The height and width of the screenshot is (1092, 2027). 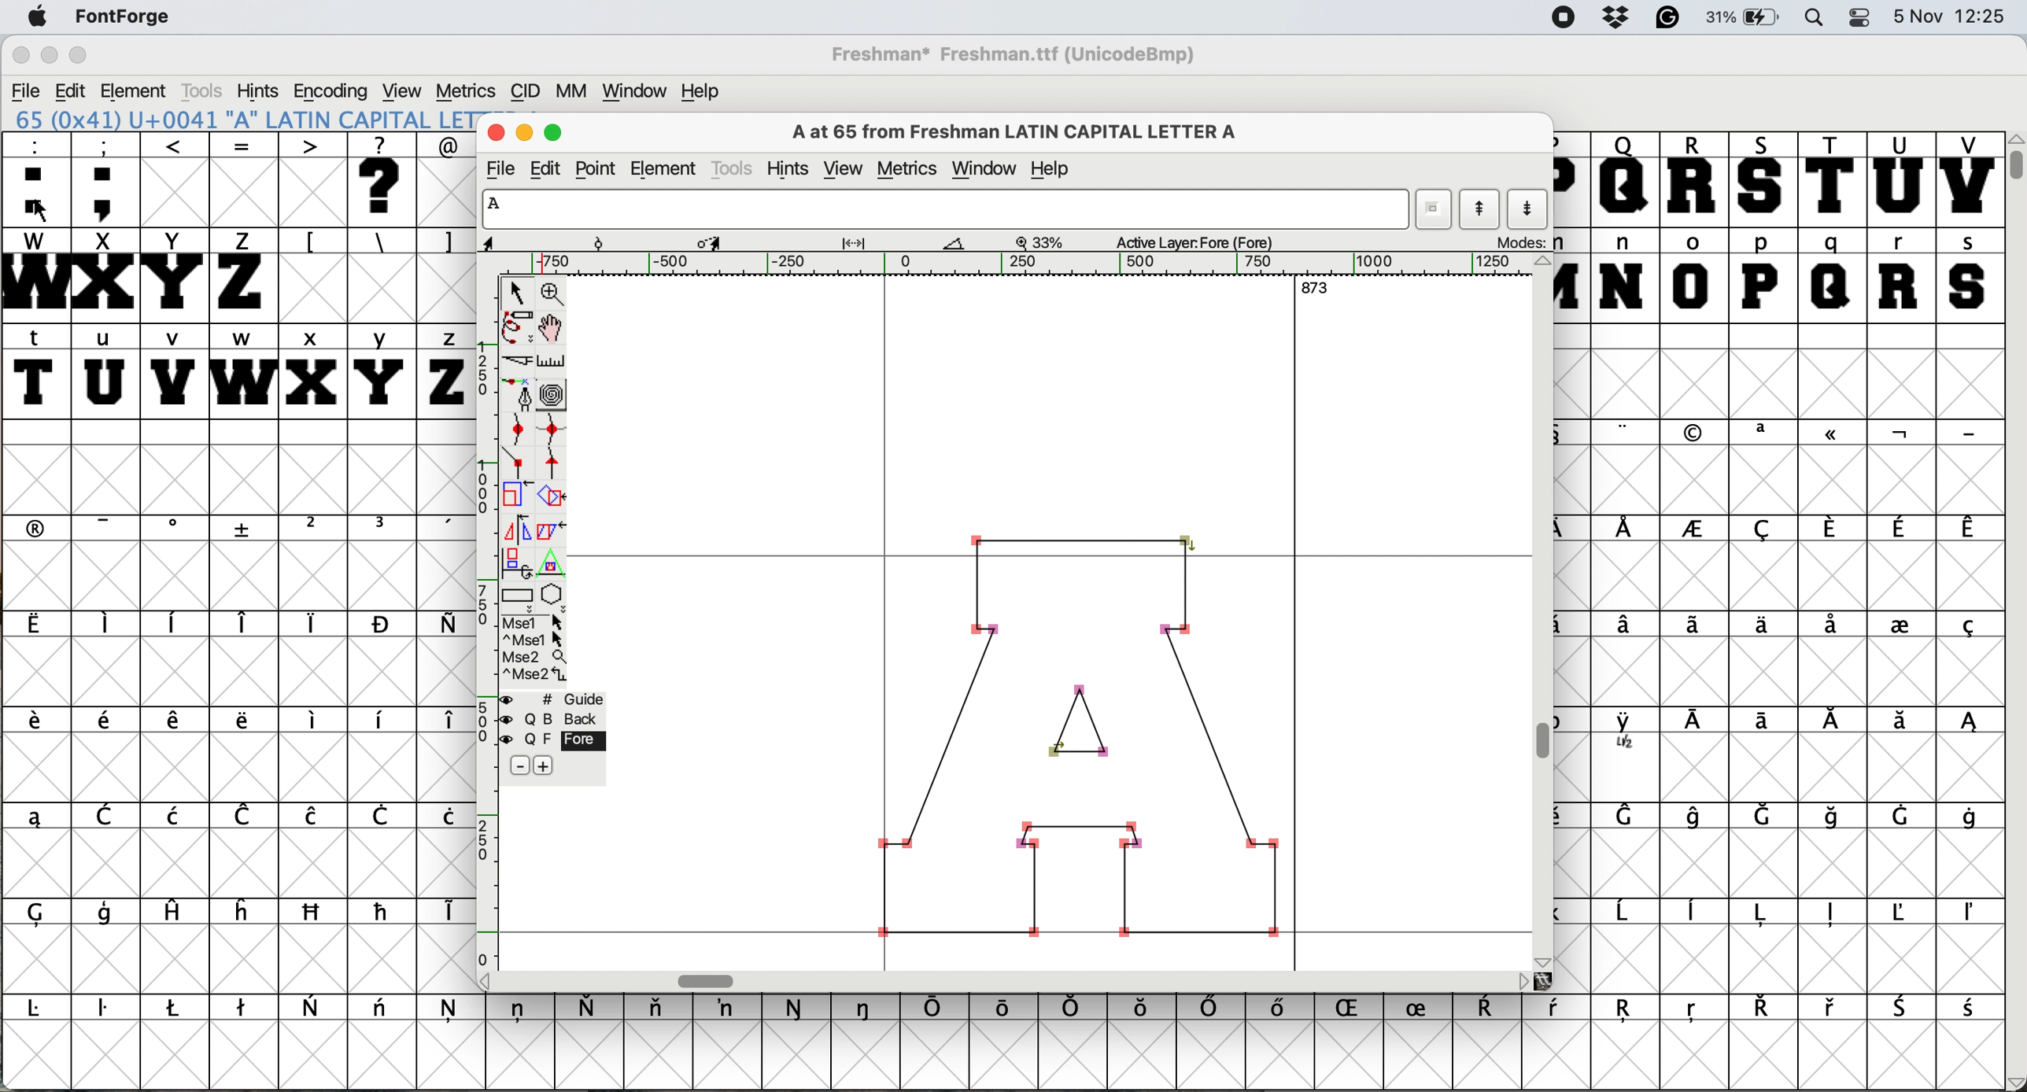 What do you see at coordinates (404, 90) in the screenshot?
I see `view` at bounding box center [404, 90].